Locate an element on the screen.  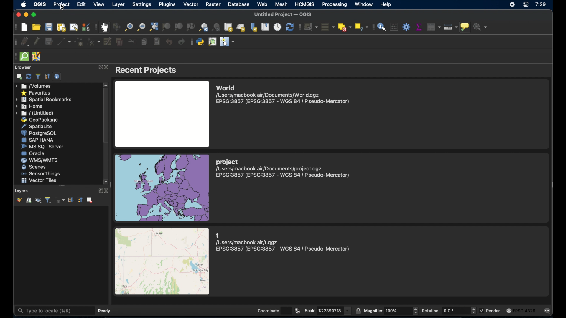
close is located at coordinates (107, 67).